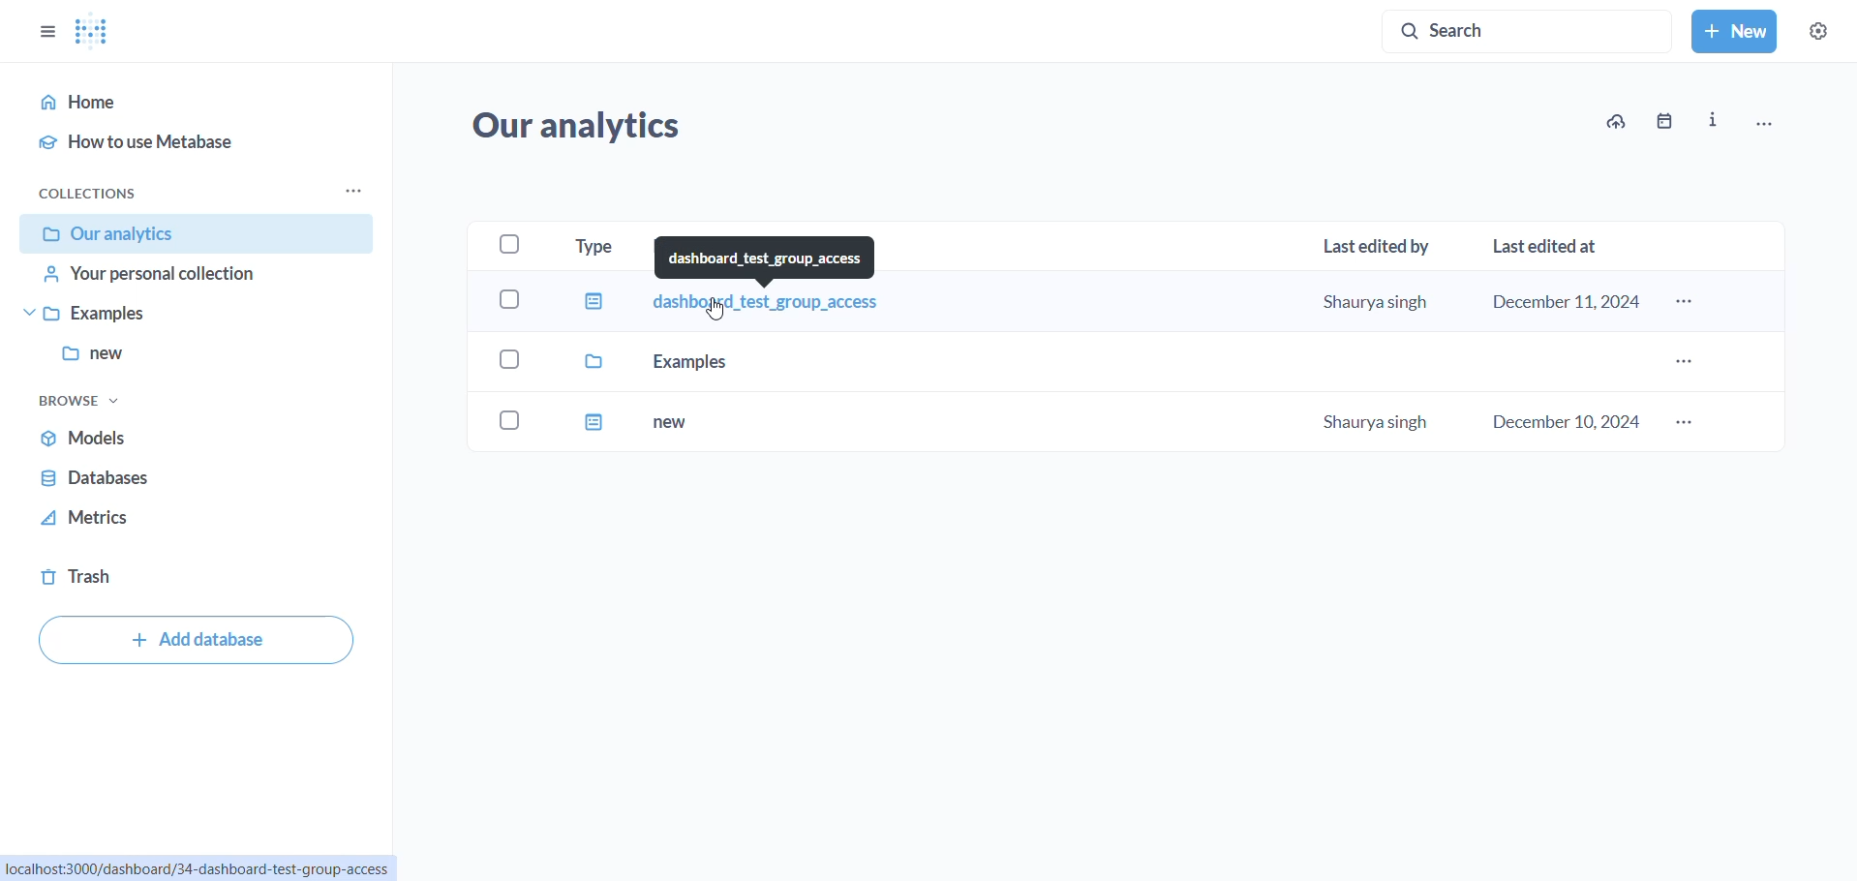  Describe the element at coordinates (1564, 301) in the screenshot. I see `December 11,2024` at that location.